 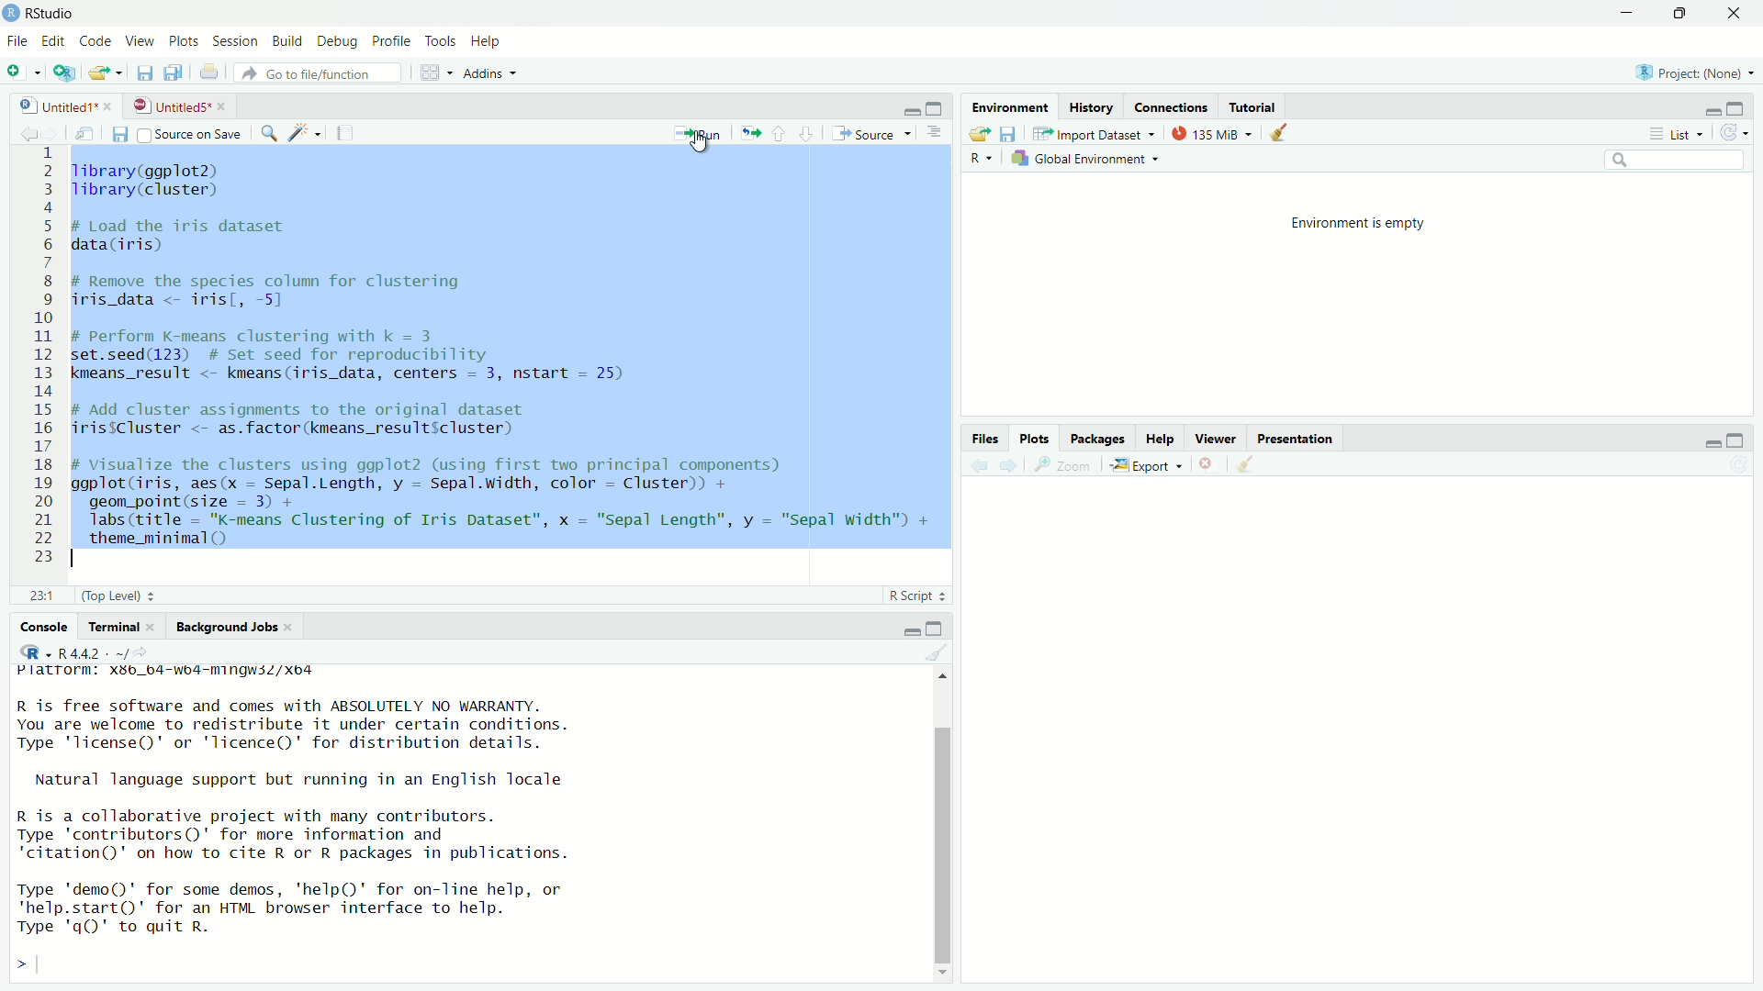 What do you see at coordinates (781, 131) in the screenshot?
I see `go to previous section/chunk` at bounding box center [781, 131].